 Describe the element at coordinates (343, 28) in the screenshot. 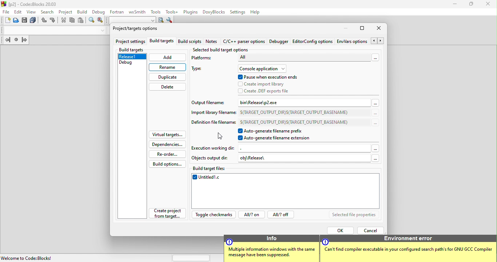

I see `minimize` at that location.